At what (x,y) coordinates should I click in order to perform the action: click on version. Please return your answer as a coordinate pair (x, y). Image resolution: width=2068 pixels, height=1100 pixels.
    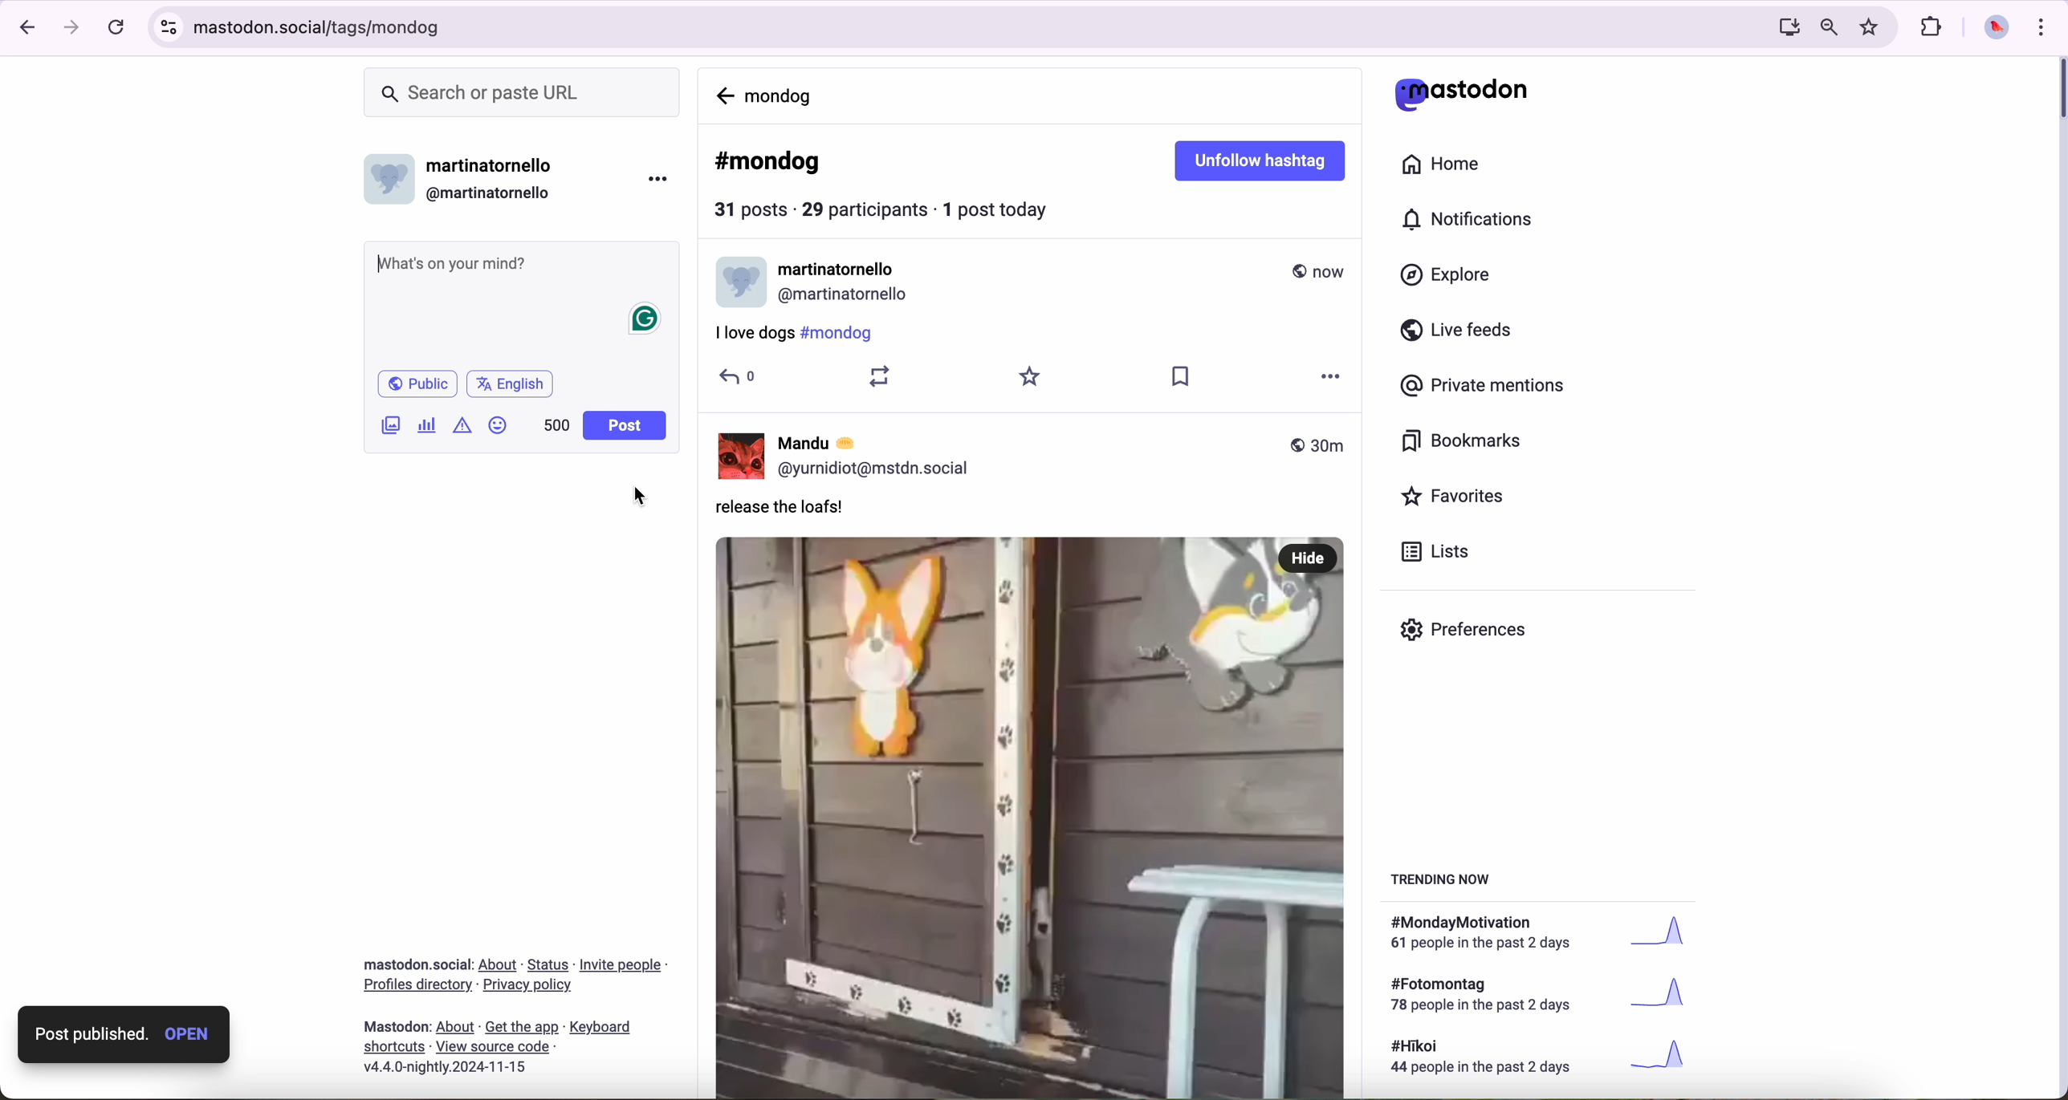
    Looking at the image, I should click on (445, 1068).